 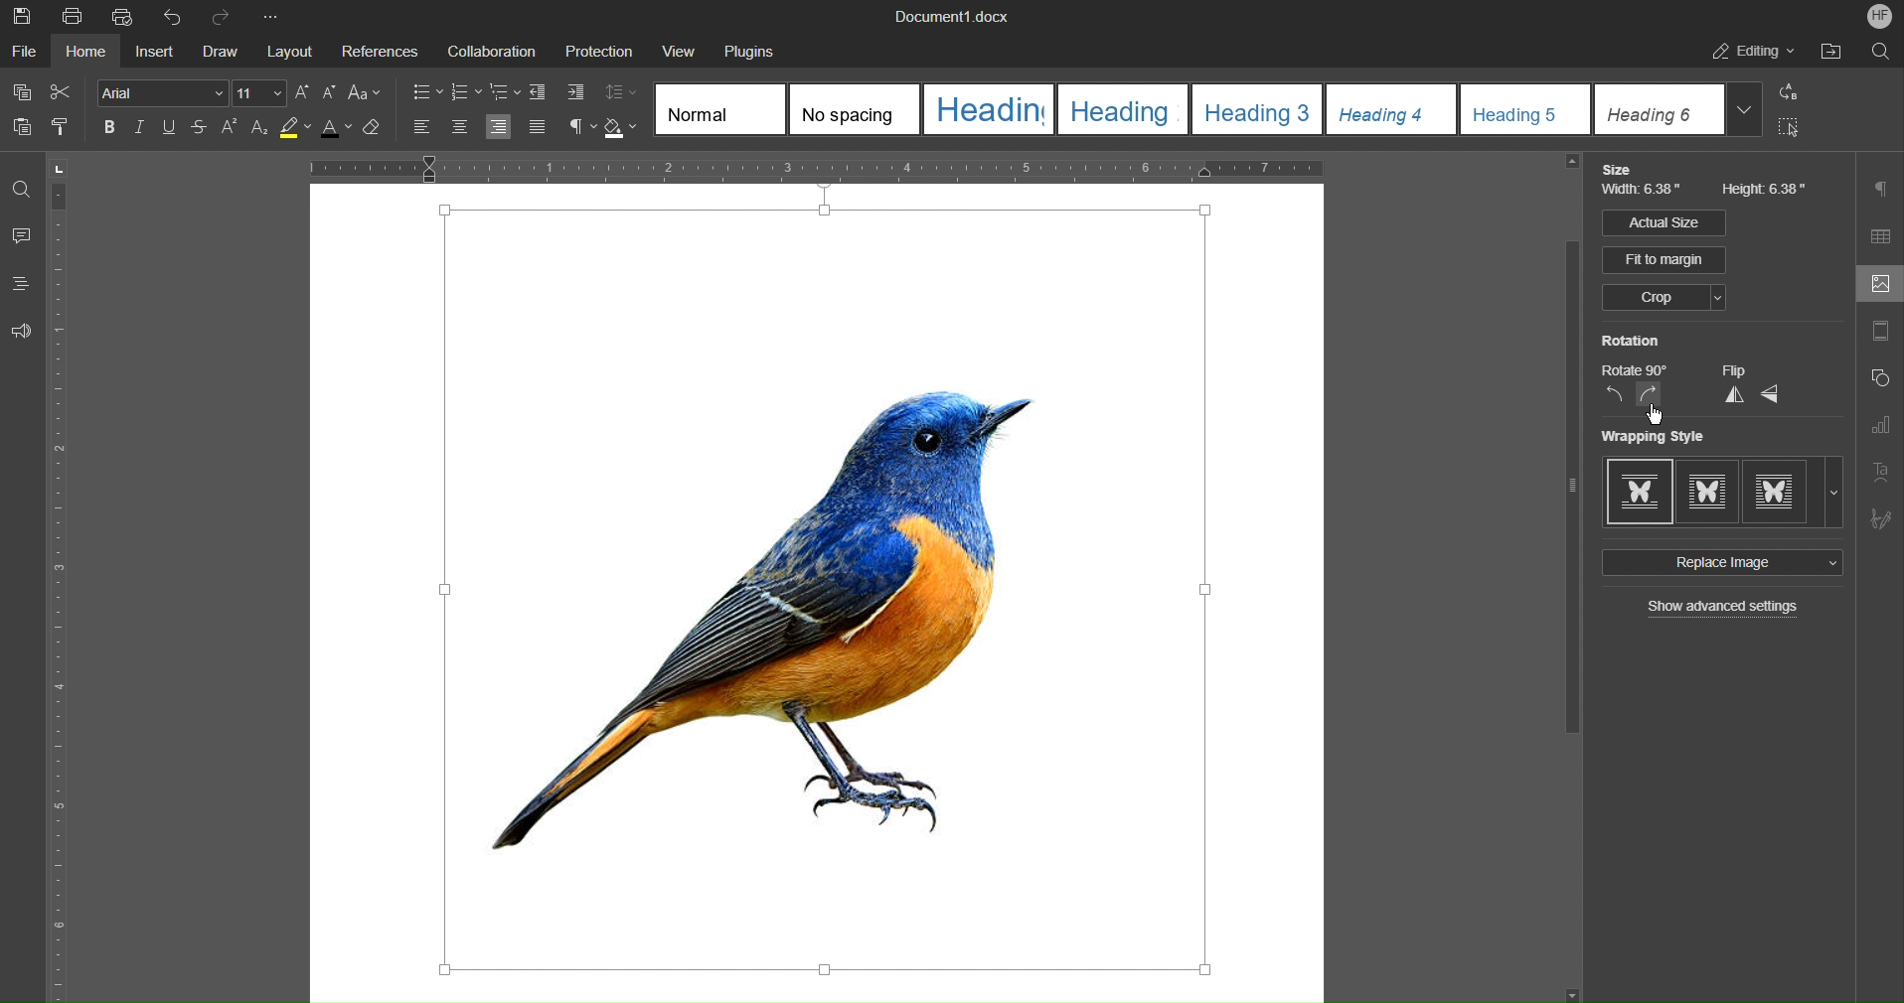 What do you see at coordinates (24, 16) in the screenshot?
I see `Save` at bounding box center [24, 16].